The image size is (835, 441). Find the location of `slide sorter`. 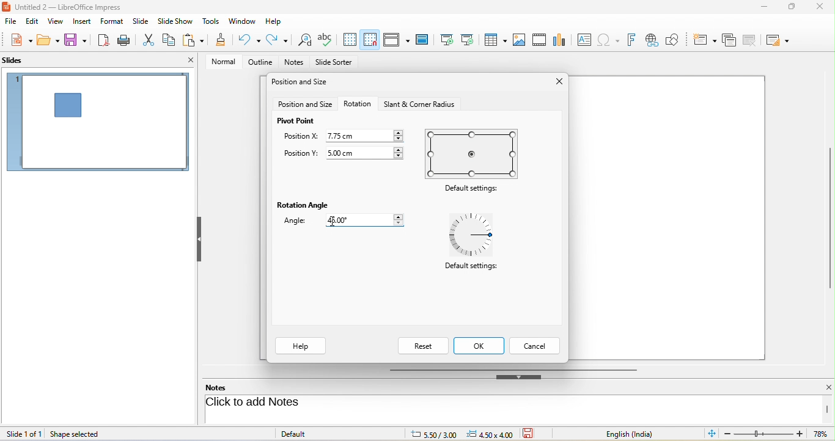

slide sorter is located at coordinates (334, 63).